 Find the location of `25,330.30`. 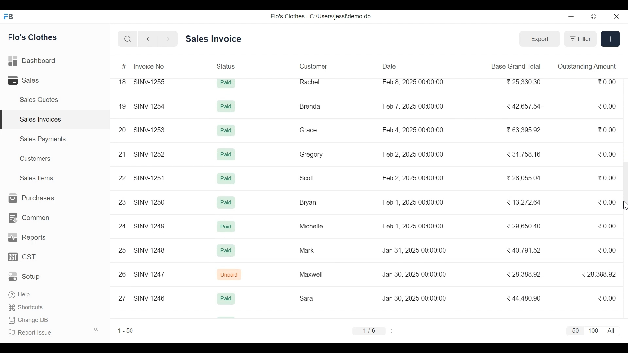

25,330.30 is located at coordinates (525, 82).